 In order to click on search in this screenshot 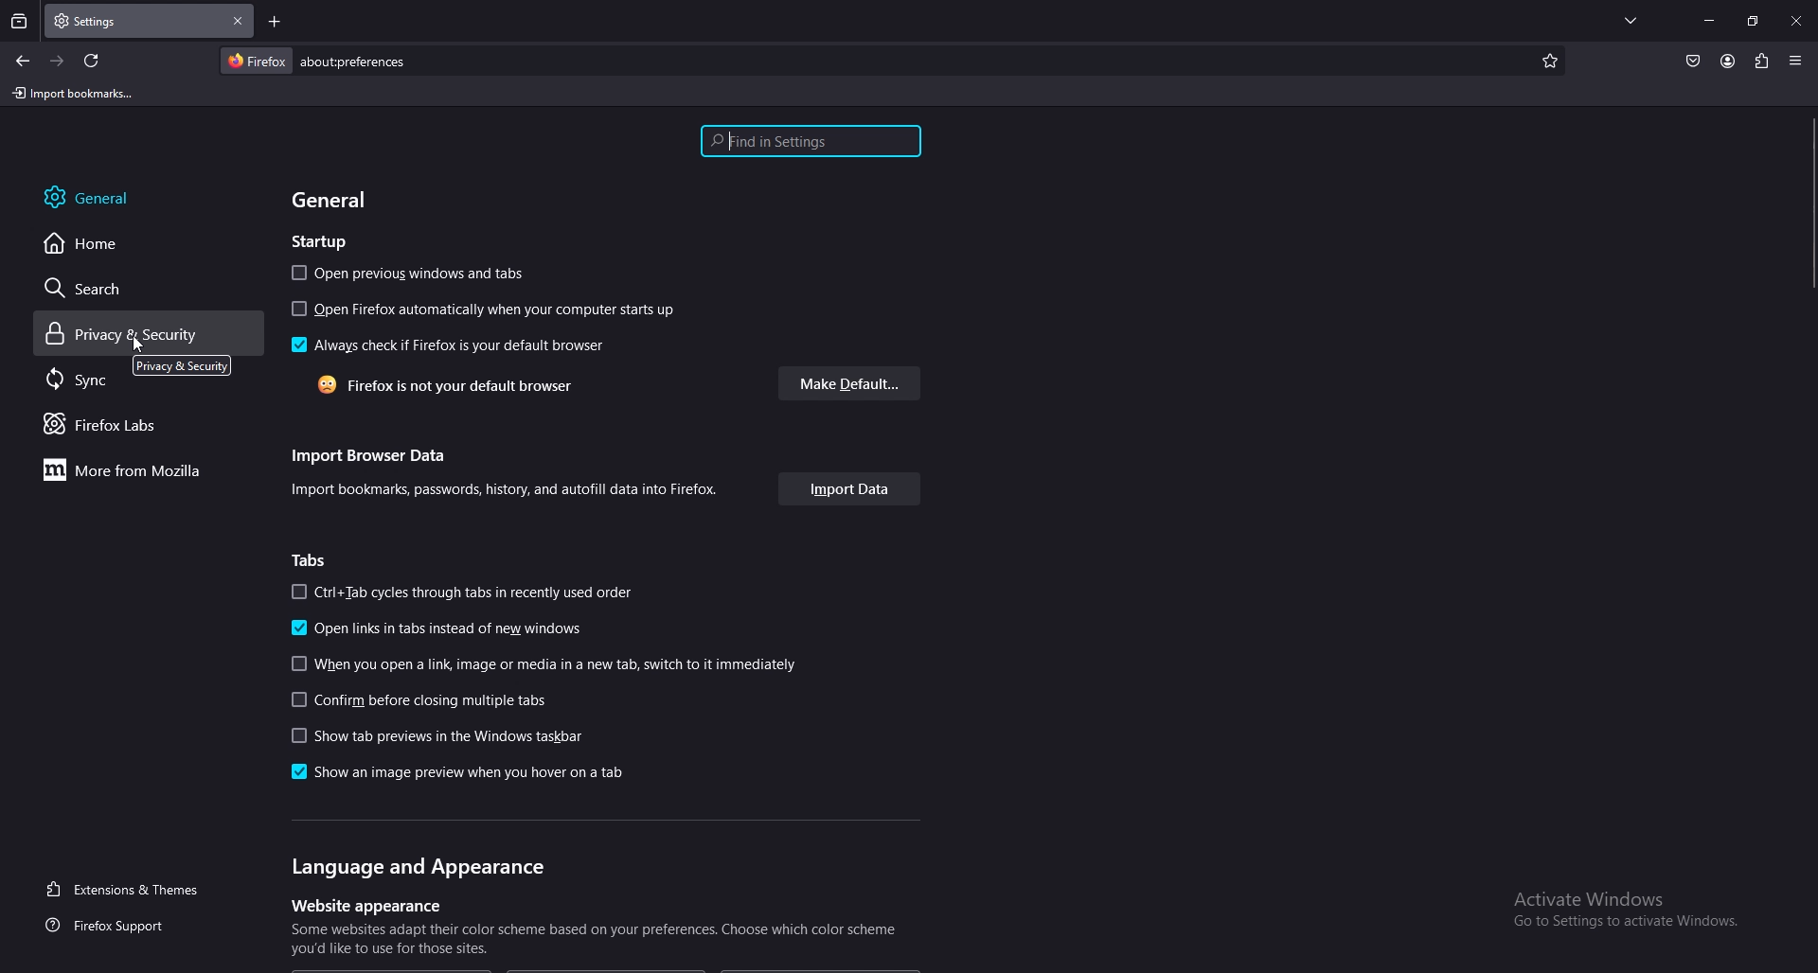, I will do `click(116, 288)`.